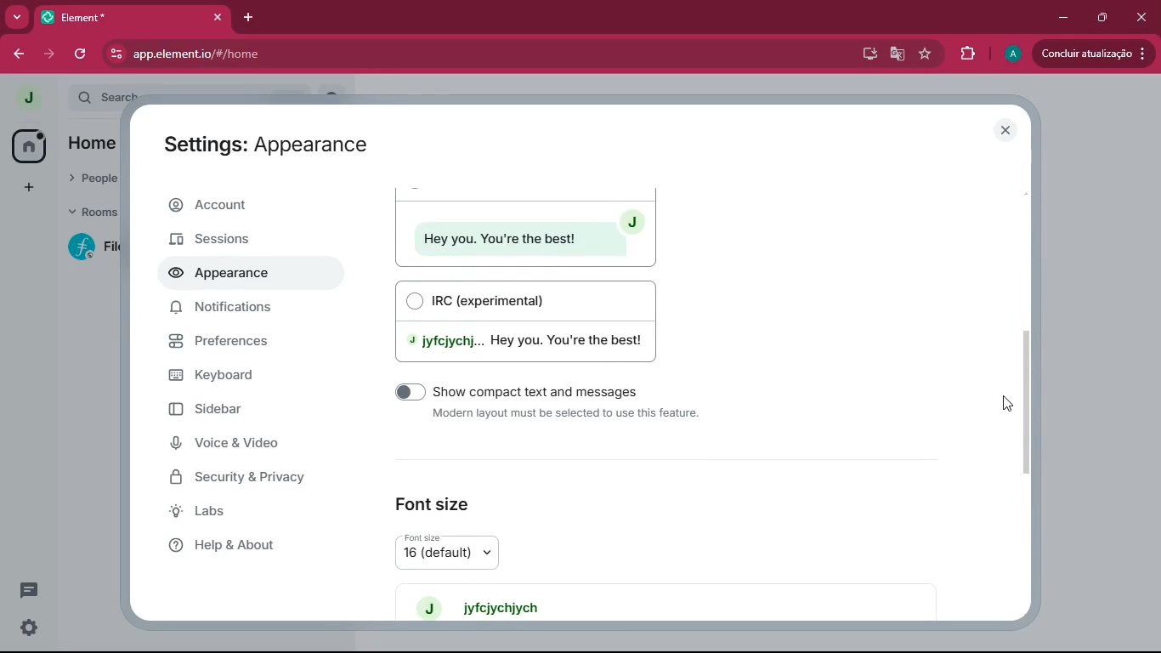  I want to click on help, so click(246, 544).